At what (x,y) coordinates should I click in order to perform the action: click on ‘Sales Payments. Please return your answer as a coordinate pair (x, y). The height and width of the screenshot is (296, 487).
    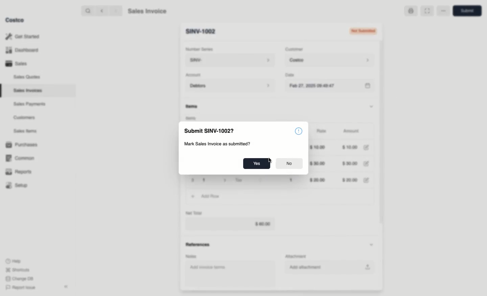
    Looking at the image, I should click on (29, 103).